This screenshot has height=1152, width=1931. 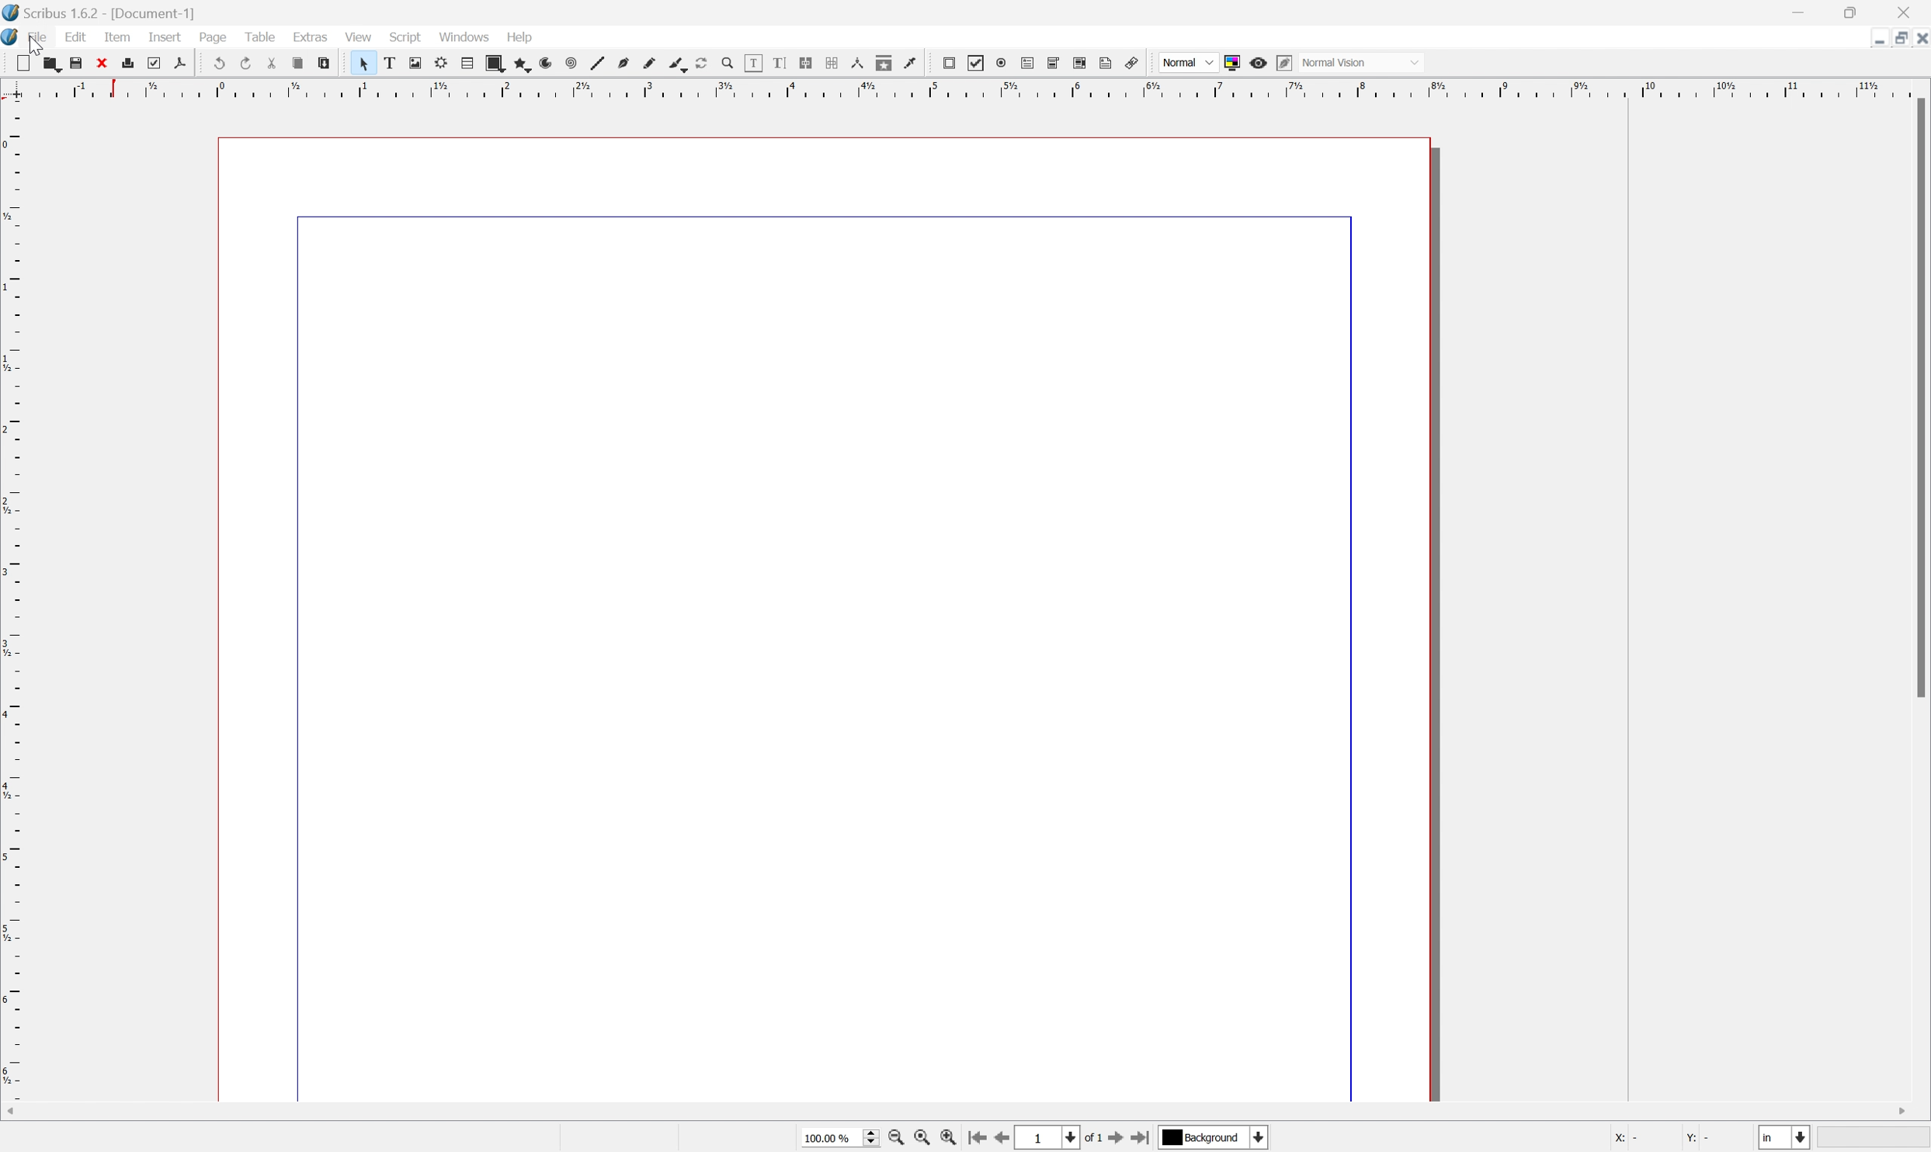 What do you see at coordinates (12, 39) in the screenshot?
I see `Scribus icon` at bounding box center [12, 39].